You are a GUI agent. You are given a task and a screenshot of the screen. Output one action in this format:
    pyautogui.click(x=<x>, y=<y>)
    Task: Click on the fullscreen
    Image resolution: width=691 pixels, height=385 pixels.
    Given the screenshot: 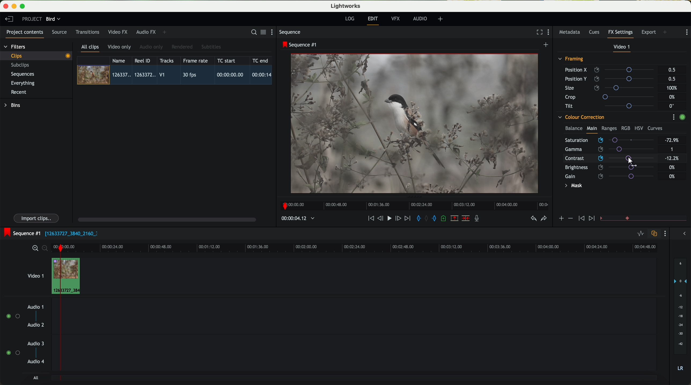 What is the action you would take?
    pyautogui.click(x=538, y=32)
    